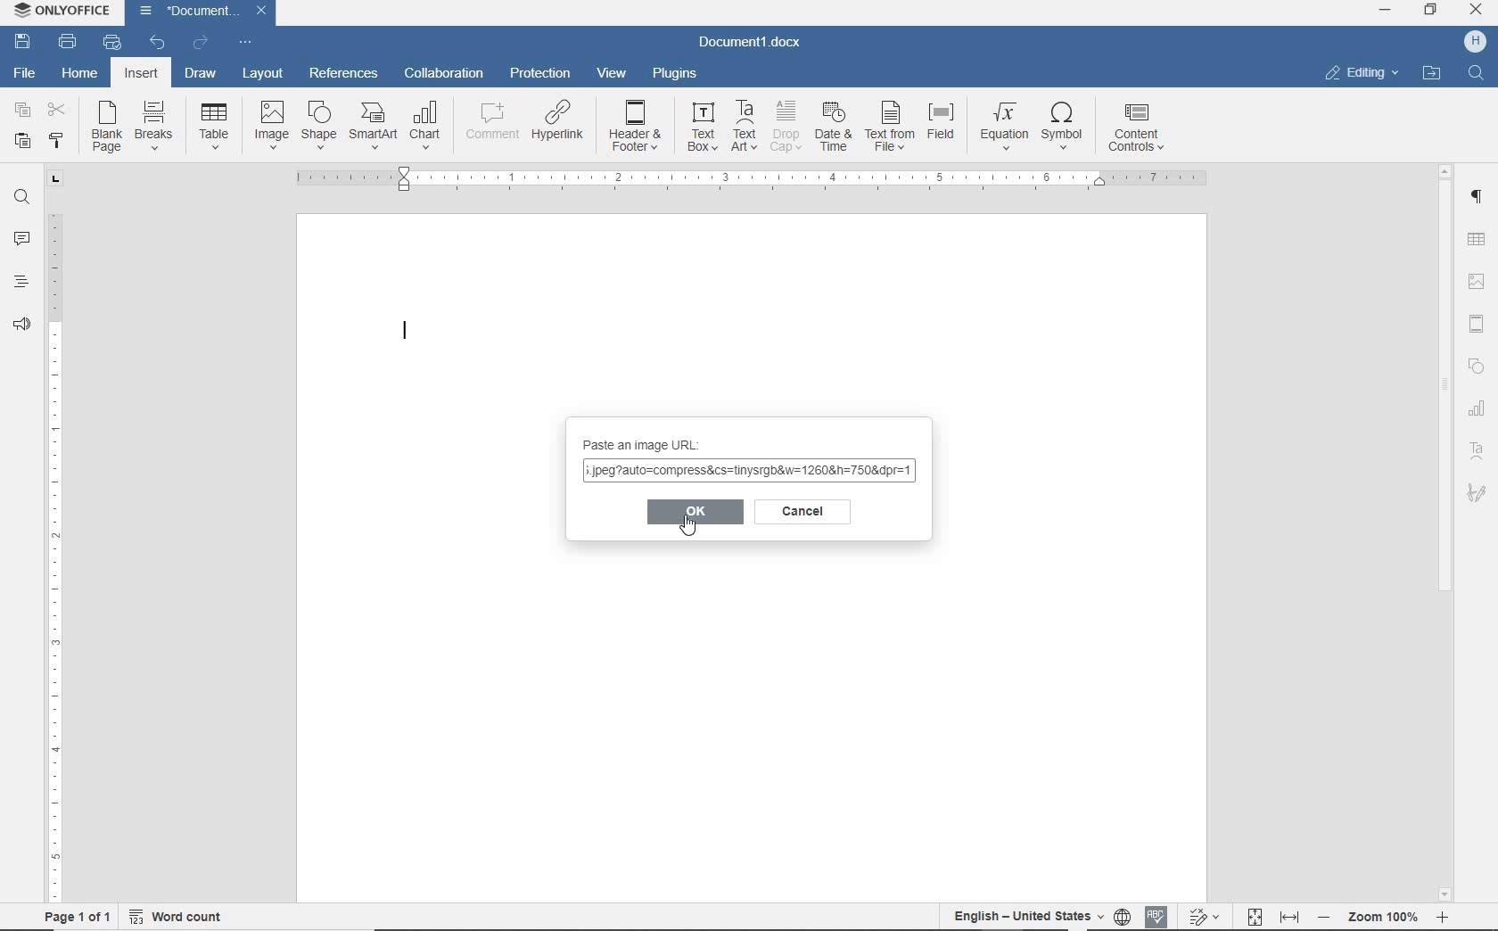  What do you see at coordinates (200, 43) in the screenshot?
I see `redo` at bounding box center [200, 43].